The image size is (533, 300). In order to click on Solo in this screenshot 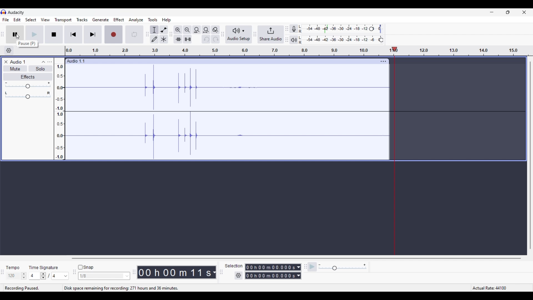, I will do `click(41, 69)`.